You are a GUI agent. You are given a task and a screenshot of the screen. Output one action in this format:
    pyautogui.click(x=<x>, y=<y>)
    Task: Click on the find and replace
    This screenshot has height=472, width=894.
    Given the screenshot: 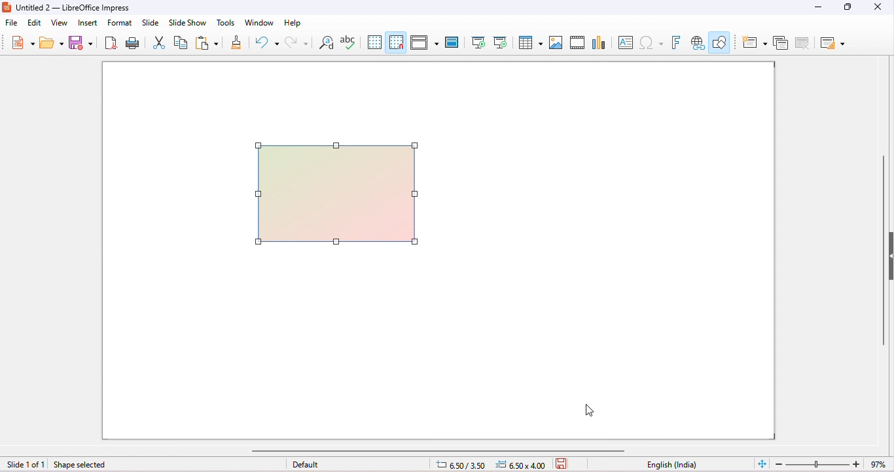 What is the action you would take?
    pyautogui.click(x=327, y=42)
    